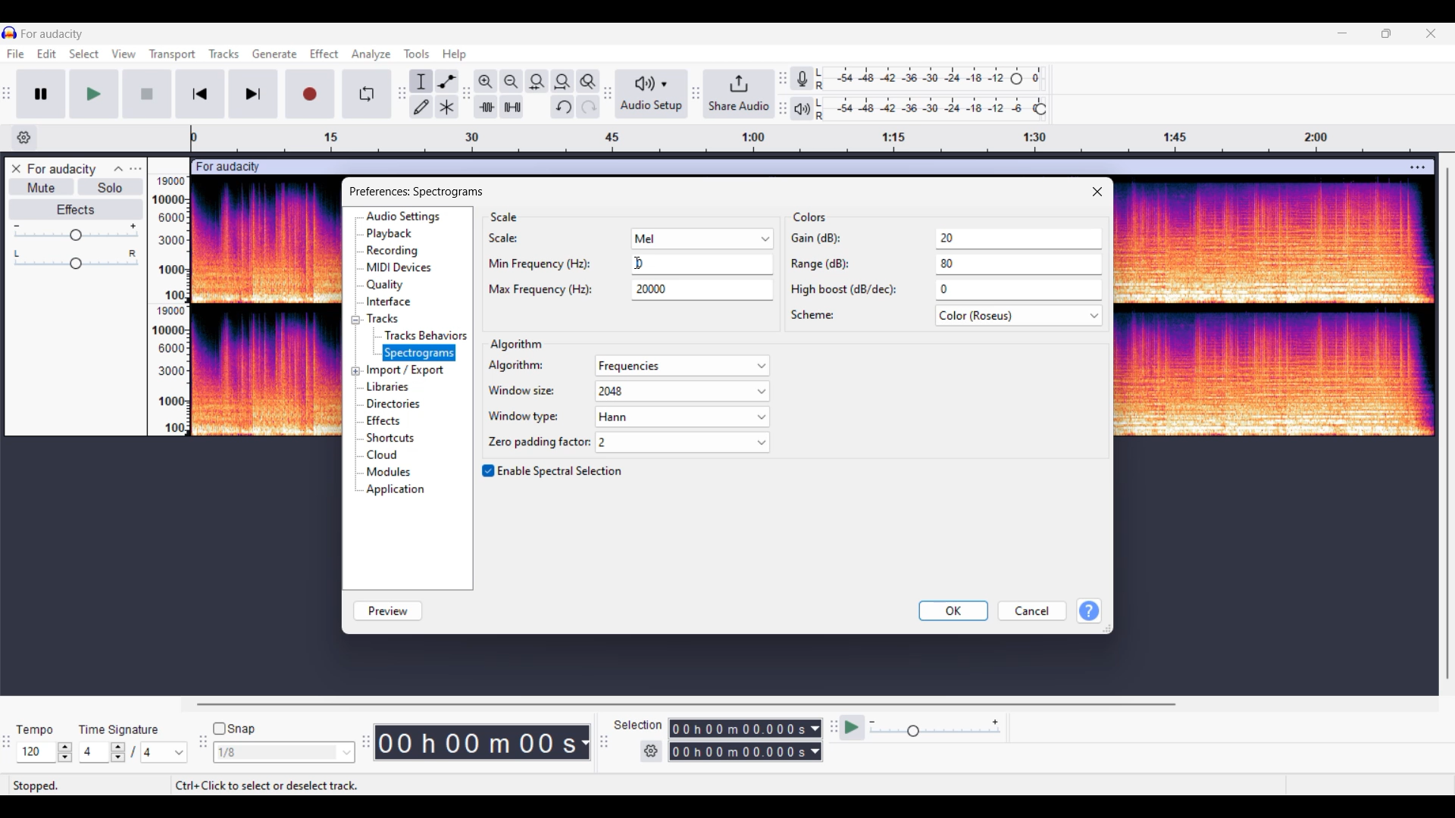 This screenshot has width=1455, height=818. Describe the element at coordinates (815, 740) in the screenshot. I see `Selection duration measurement` at that location.